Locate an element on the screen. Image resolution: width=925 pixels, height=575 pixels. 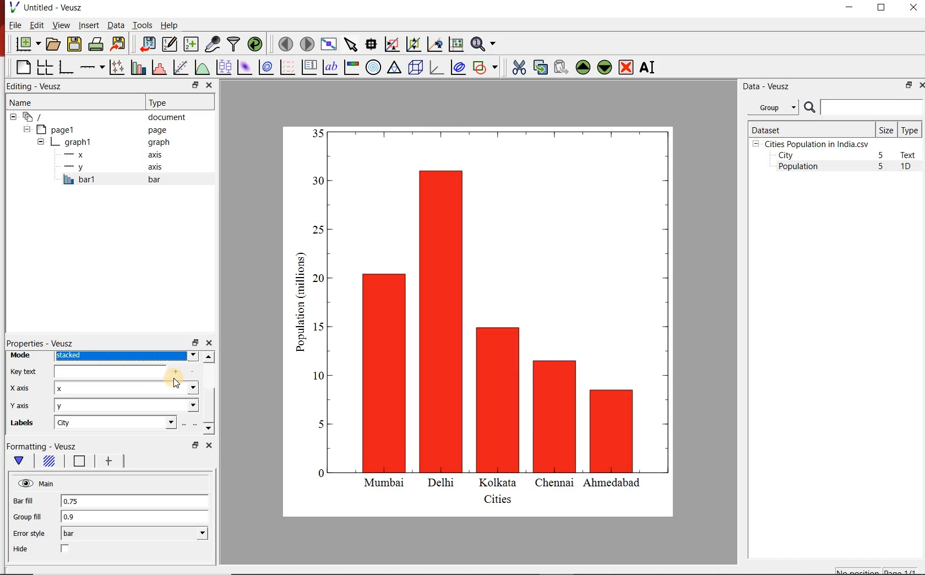
restore is located at coordinates (194, 342).